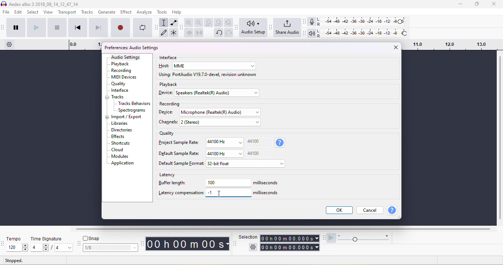  What do you see at coordinates (168, 174) in the screenshot?
I see `latency` at bounding box center [168, 174].